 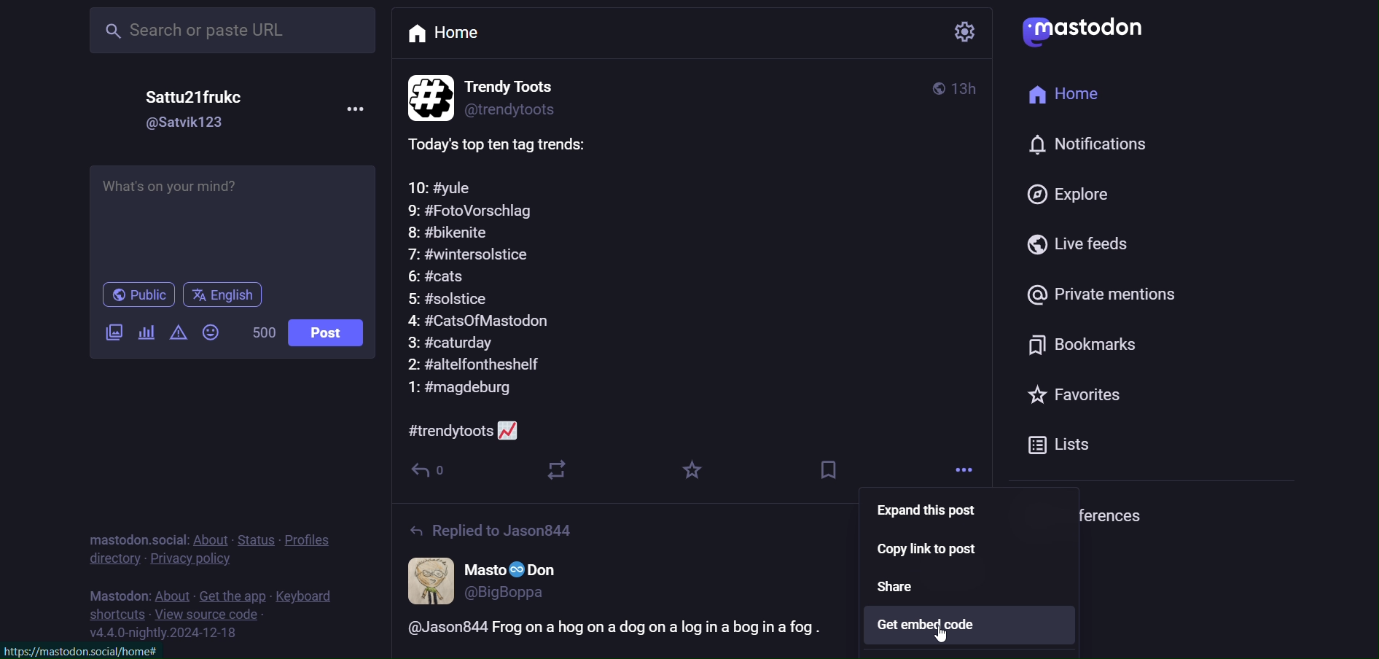 I want to click on word limit, so click(x=261, y=335).